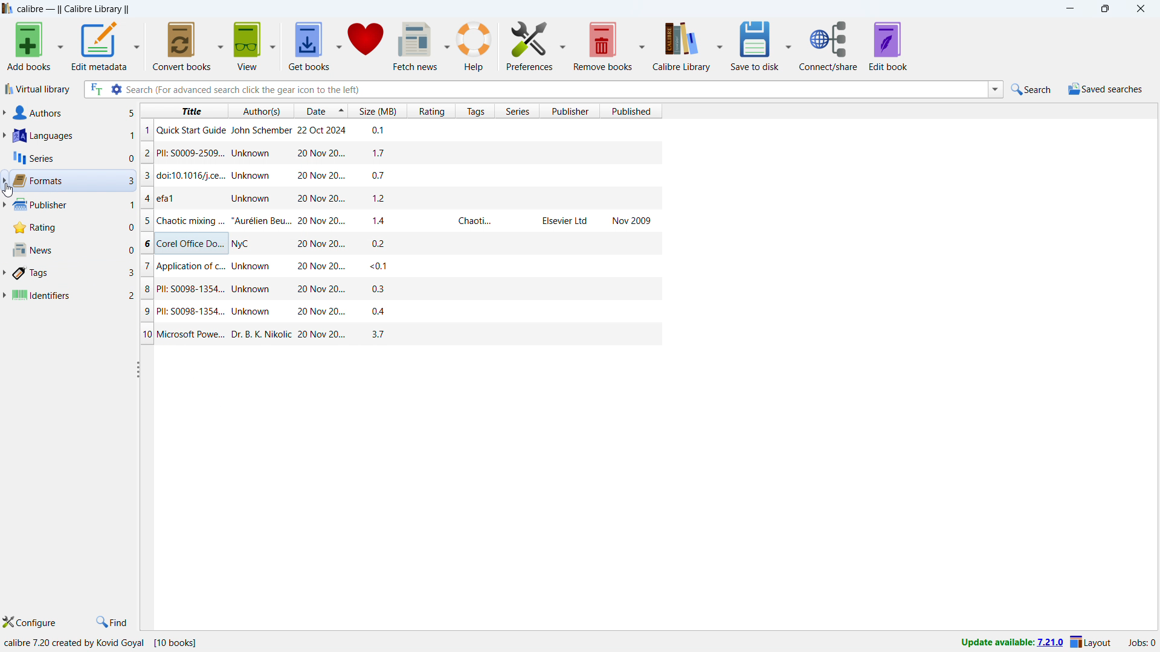 This screenshot has width=1160, height=652. Describe the element at coordinates (137, 45) in the screenshot. I see `edit metadata options` at that location.